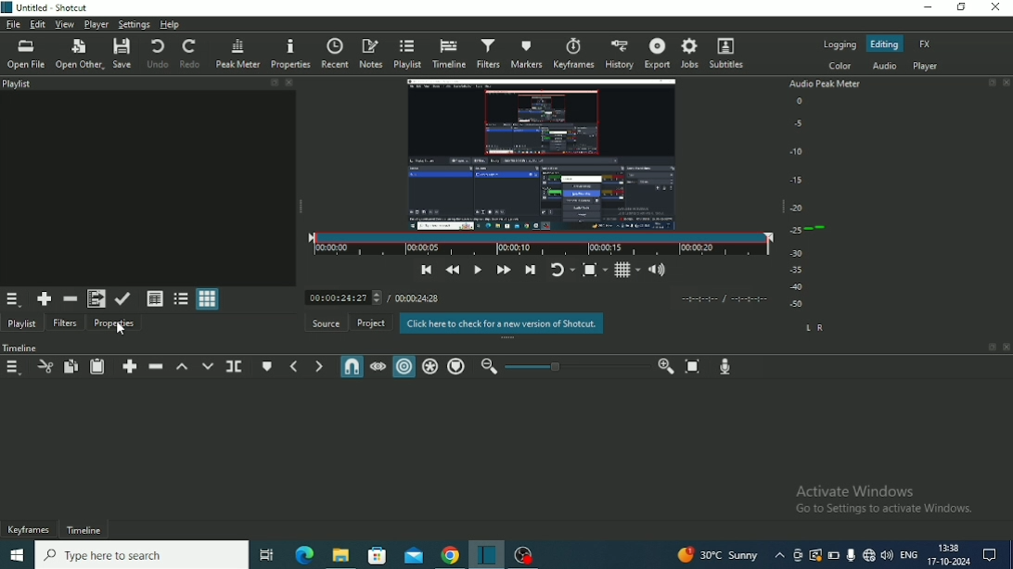  I want to click on Restore down, so click(962, 6).